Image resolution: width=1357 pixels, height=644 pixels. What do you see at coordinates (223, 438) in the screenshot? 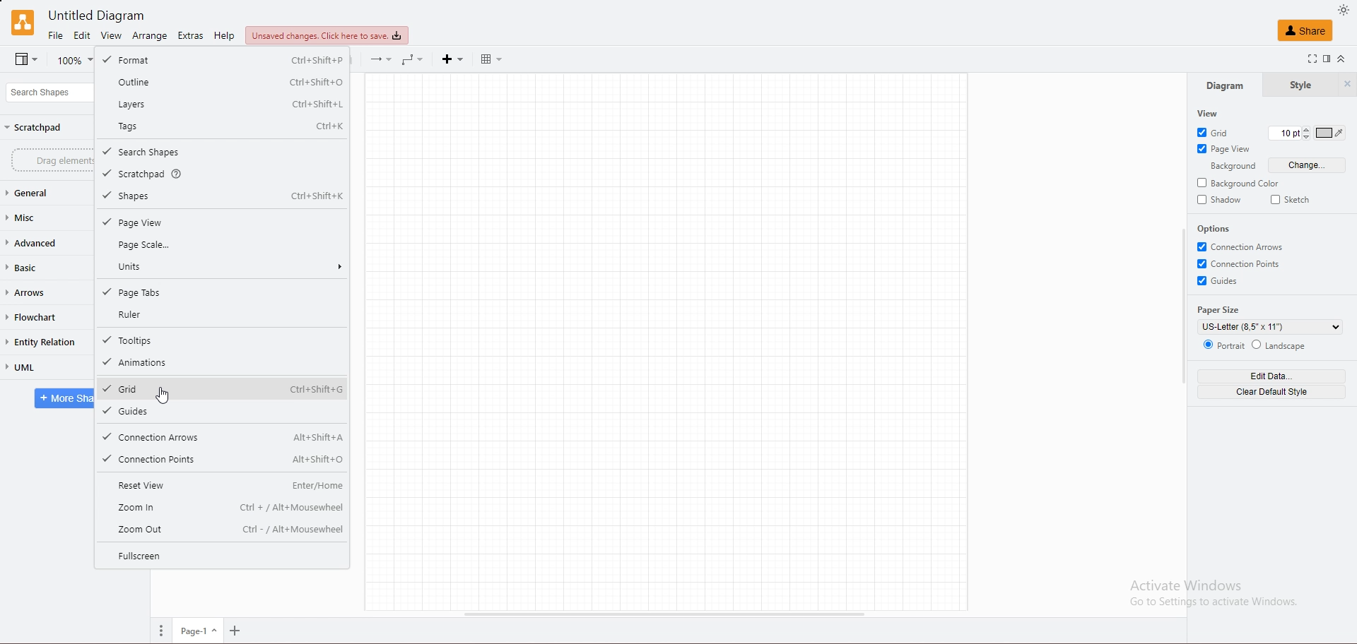
I see `connection arrows        Alt+Shift+A` at bounding box center [223, 438].